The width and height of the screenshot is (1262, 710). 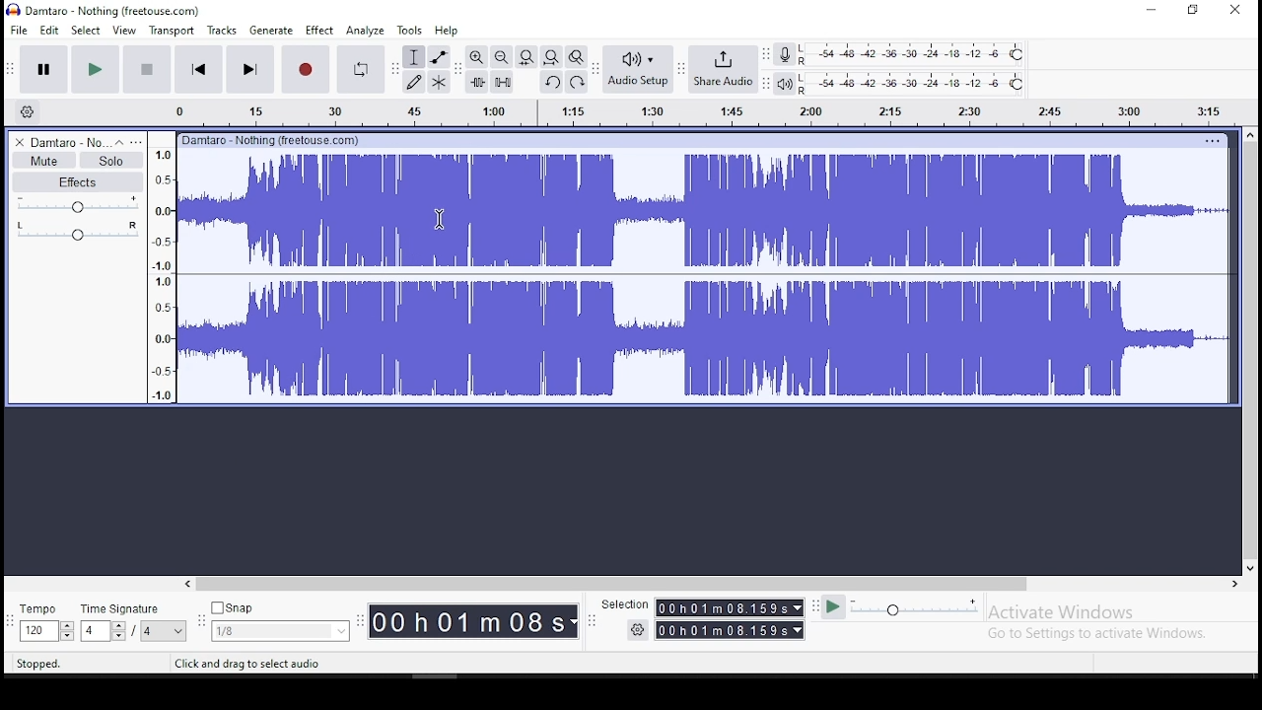 What do you see at coordinates (96, 68) in the screenshot?
I see `play` at bounding box center [96, 68].